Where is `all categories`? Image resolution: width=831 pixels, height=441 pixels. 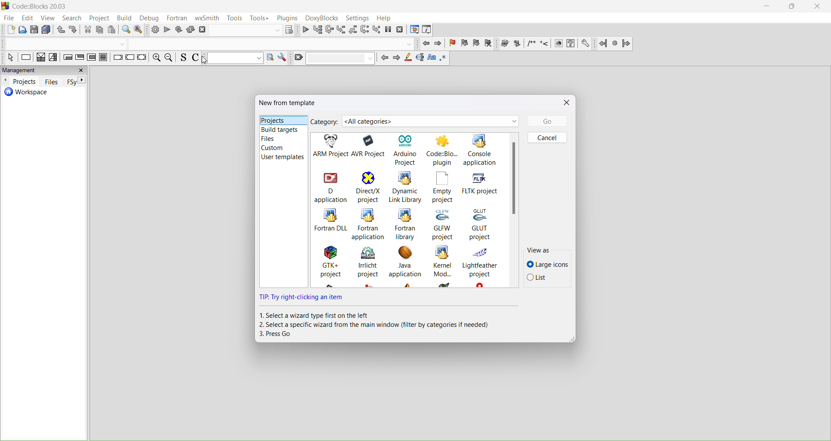
all categories is located at coordinates (431, 121).